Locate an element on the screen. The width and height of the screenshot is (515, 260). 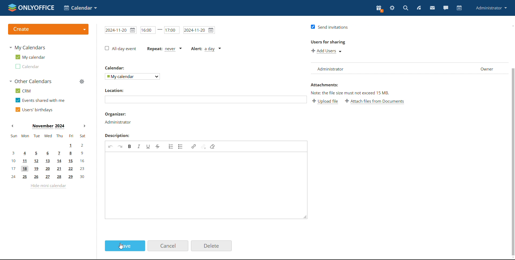
crm is located at coordinates (22, 91).